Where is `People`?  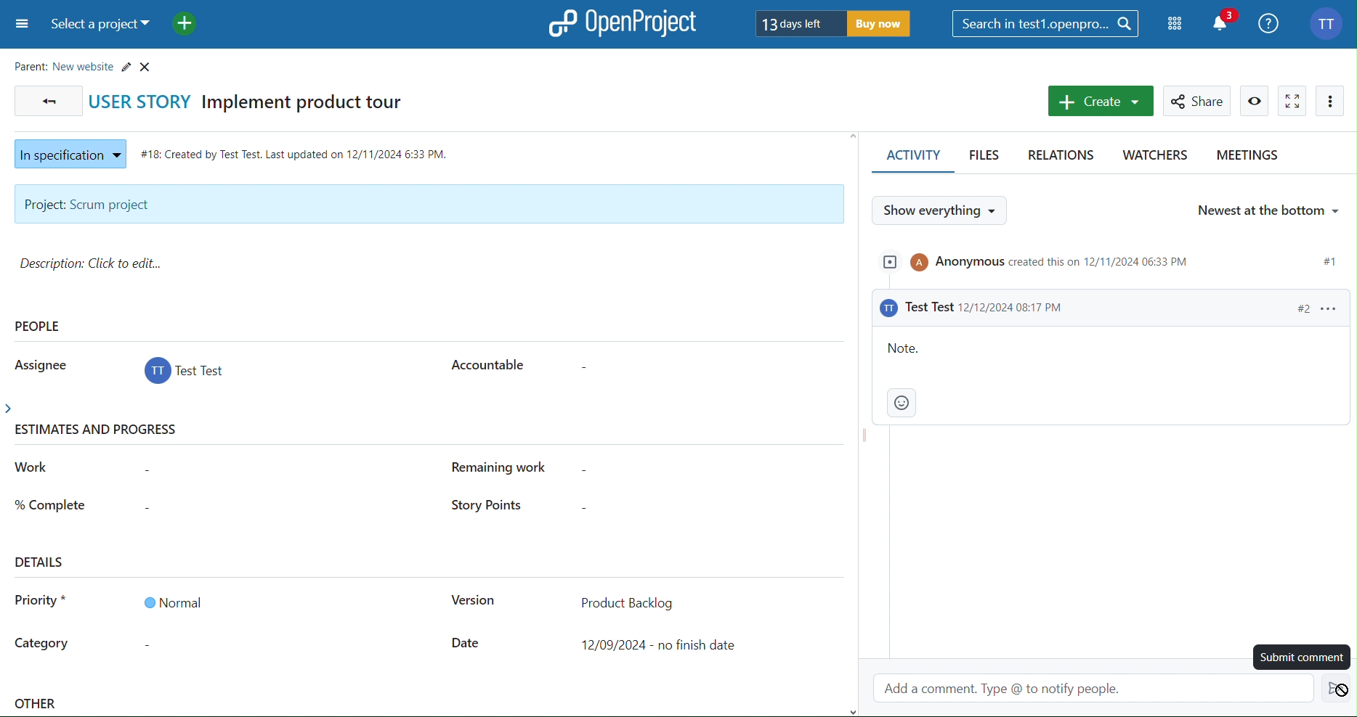 People is located at coordinates (39, 326).